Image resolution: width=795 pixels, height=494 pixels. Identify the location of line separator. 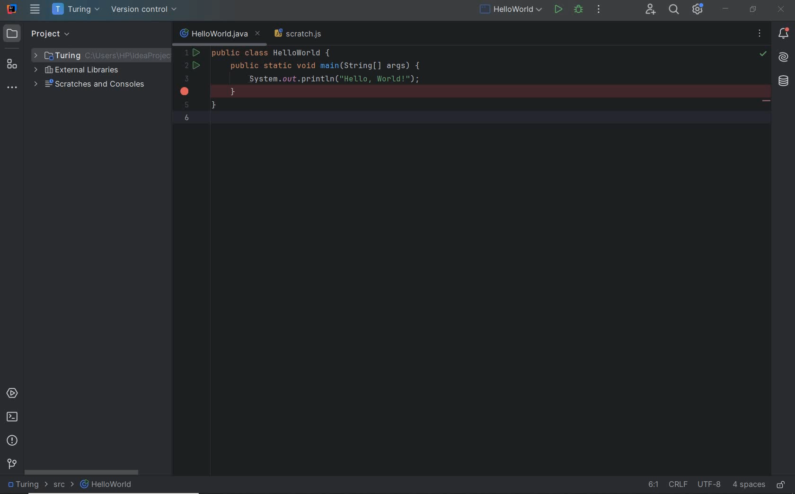
(679, 484).